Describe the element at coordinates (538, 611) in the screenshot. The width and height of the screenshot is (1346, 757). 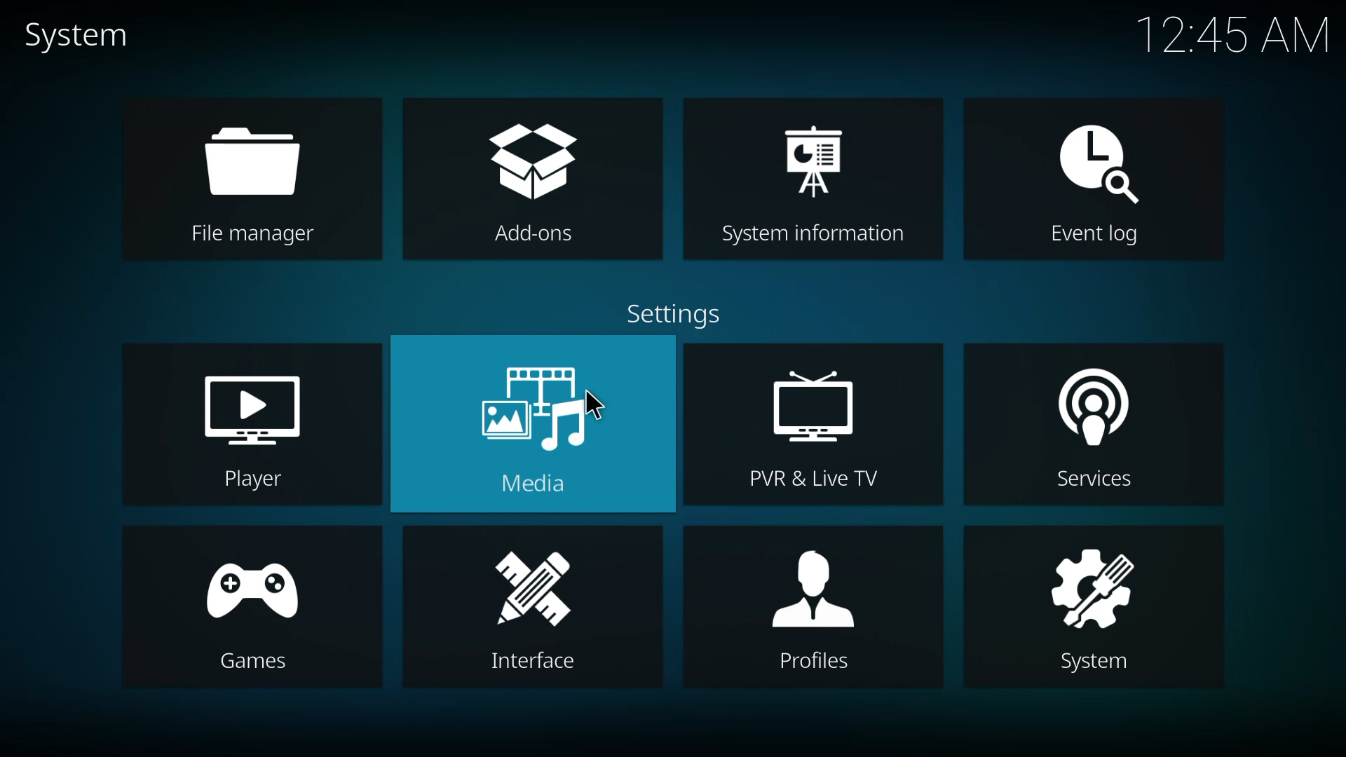
I see `interface` at that location.